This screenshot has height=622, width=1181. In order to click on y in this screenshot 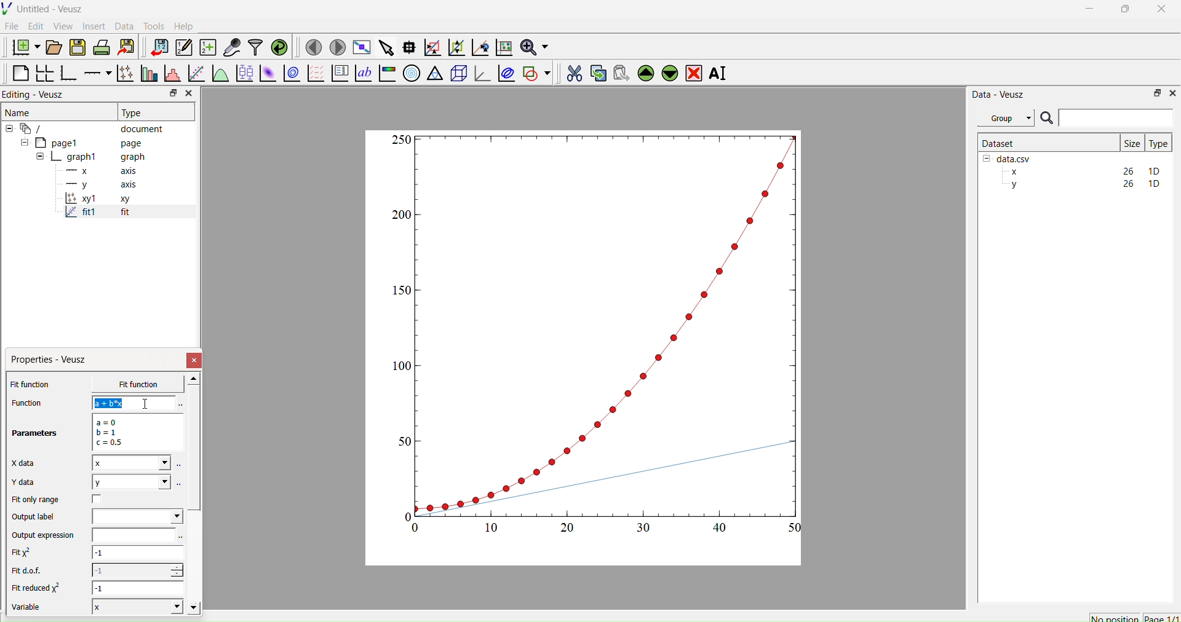, I will do `click(130, 482)`.